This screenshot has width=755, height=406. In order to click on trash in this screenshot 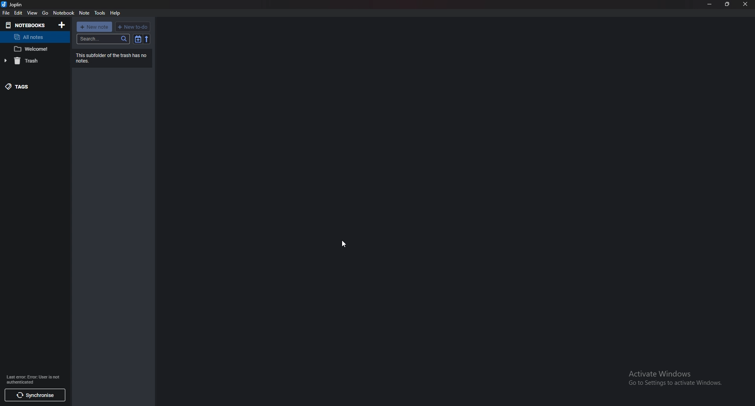, I will do `click(28, 61)`.